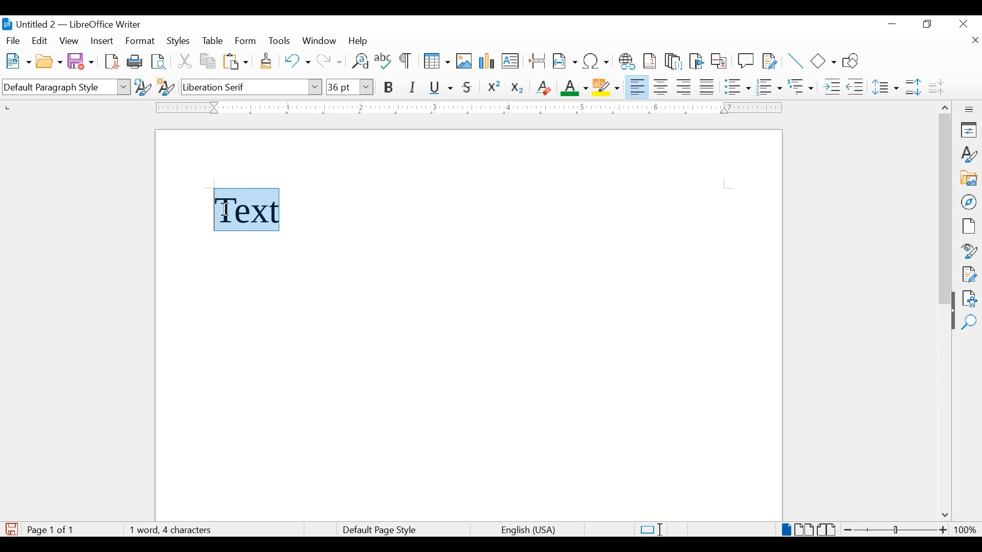 The width and height of the screenshot is (982, 552). What do you see at coordinates (49, 62) in the screenshot?
I see `open` at bounding box center [49, 62].